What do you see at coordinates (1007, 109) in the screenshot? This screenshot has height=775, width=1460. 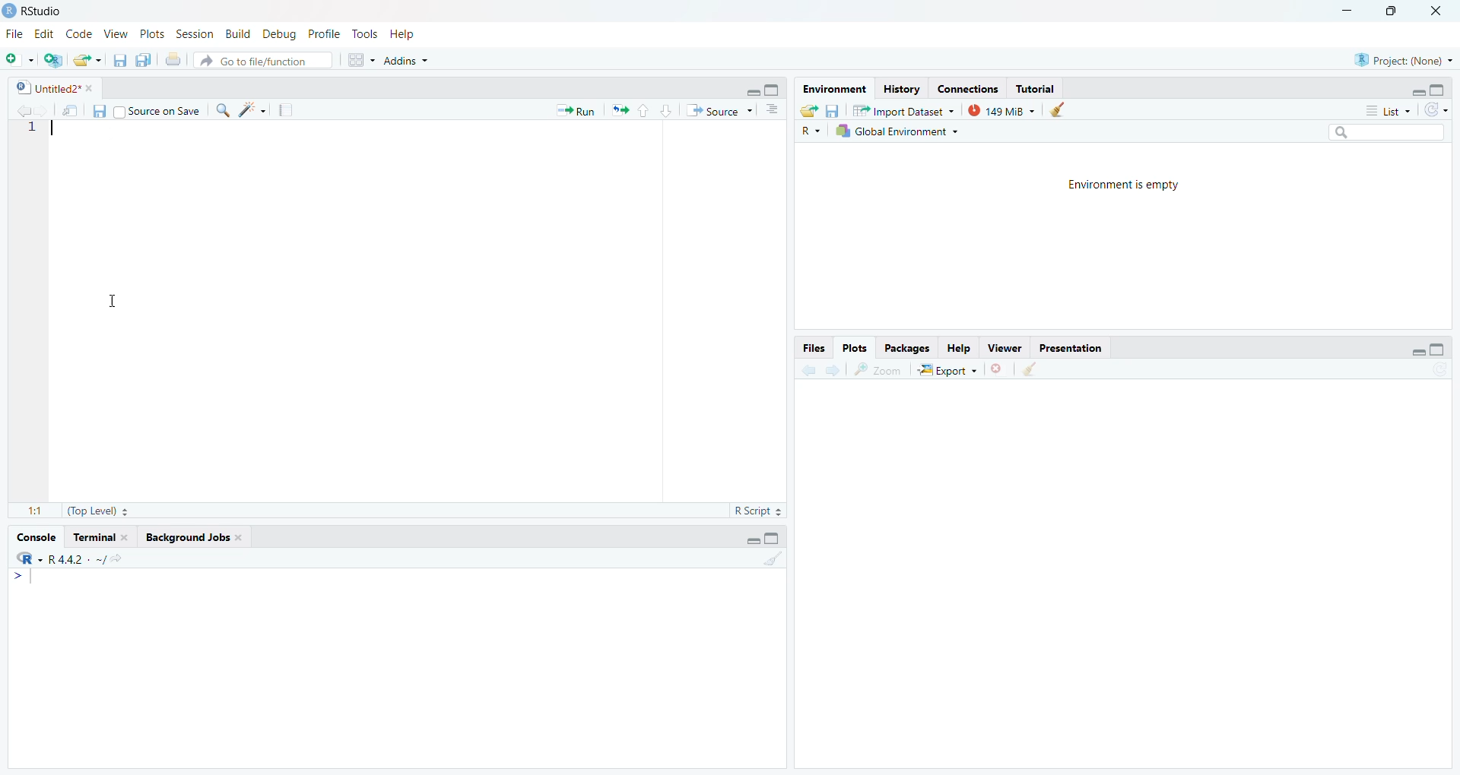 I see `149kib used by R session (Source: Windows System)` at bounding box center [1007, 109].